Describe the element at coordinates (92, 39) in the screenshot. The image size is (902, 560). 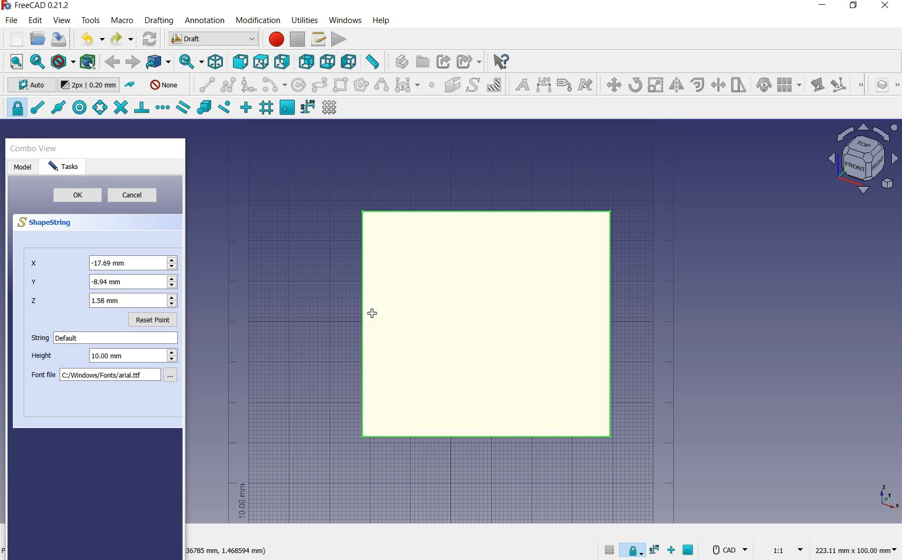
I see `undo` at that location.